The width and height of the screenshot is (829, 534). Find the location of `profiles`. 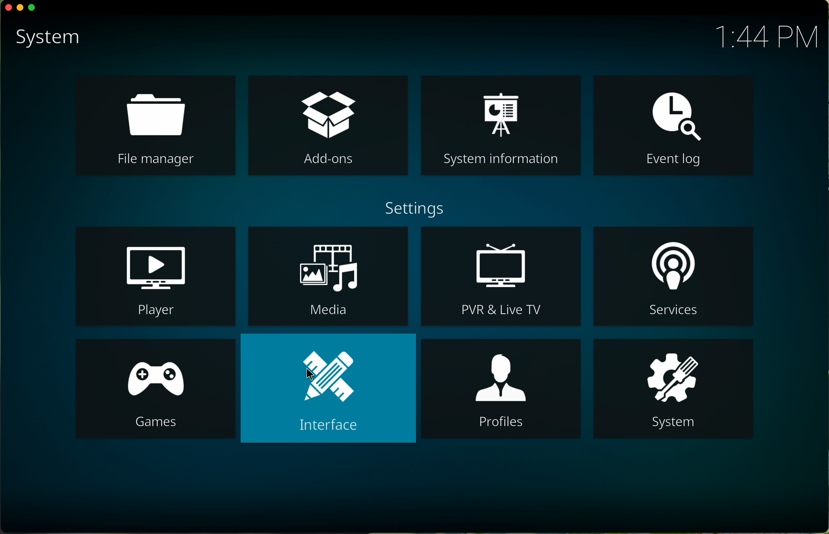

profiles is located at coordinates (501, 389).